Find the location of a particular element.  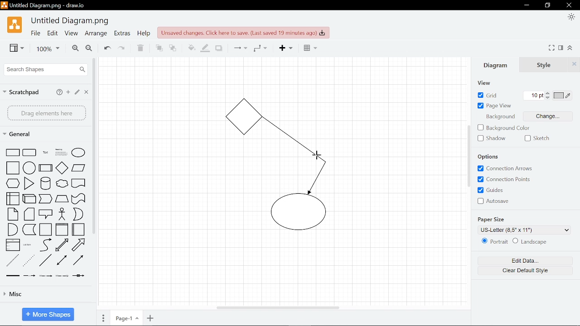

Options is located at coordinates (491, 158).